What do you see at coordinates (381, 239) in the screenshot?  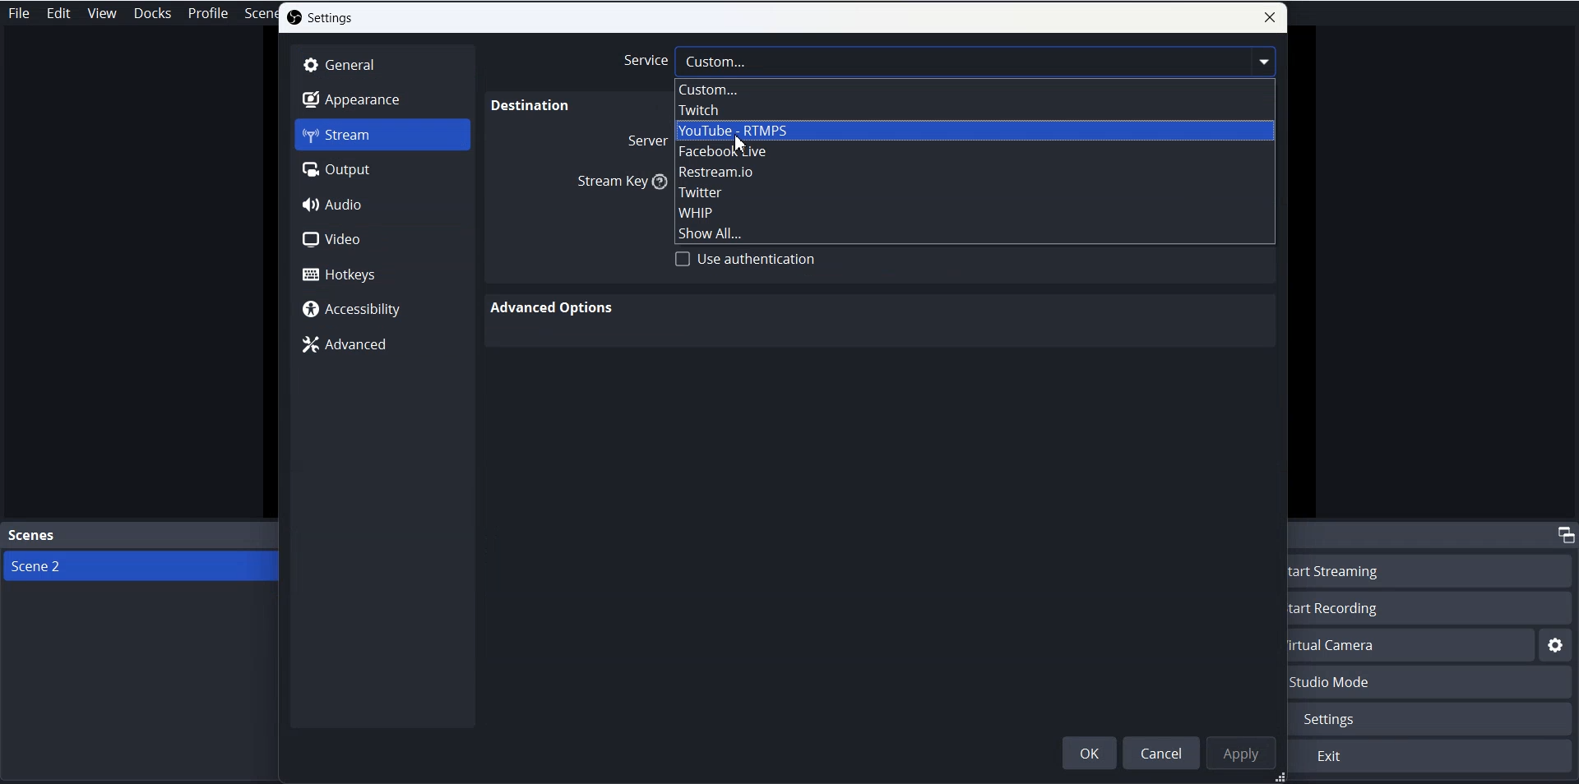 I see `Video` at bounding box center [381, 239].